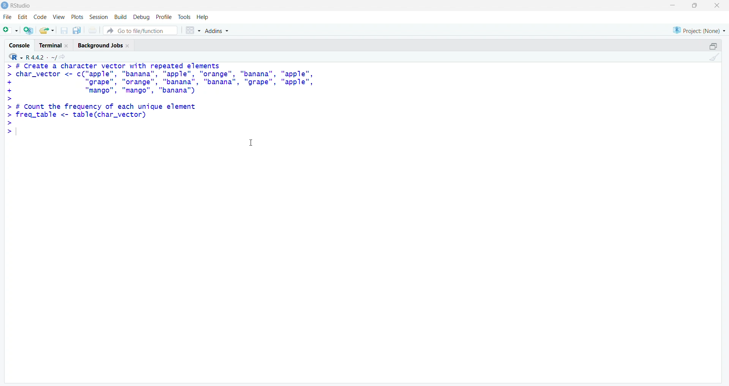 The width and height of the screenshot is (729, 386). What do you see at coordinates (21, 44) in the screenshot?
I see `Console` at bounding box center [21, 44].